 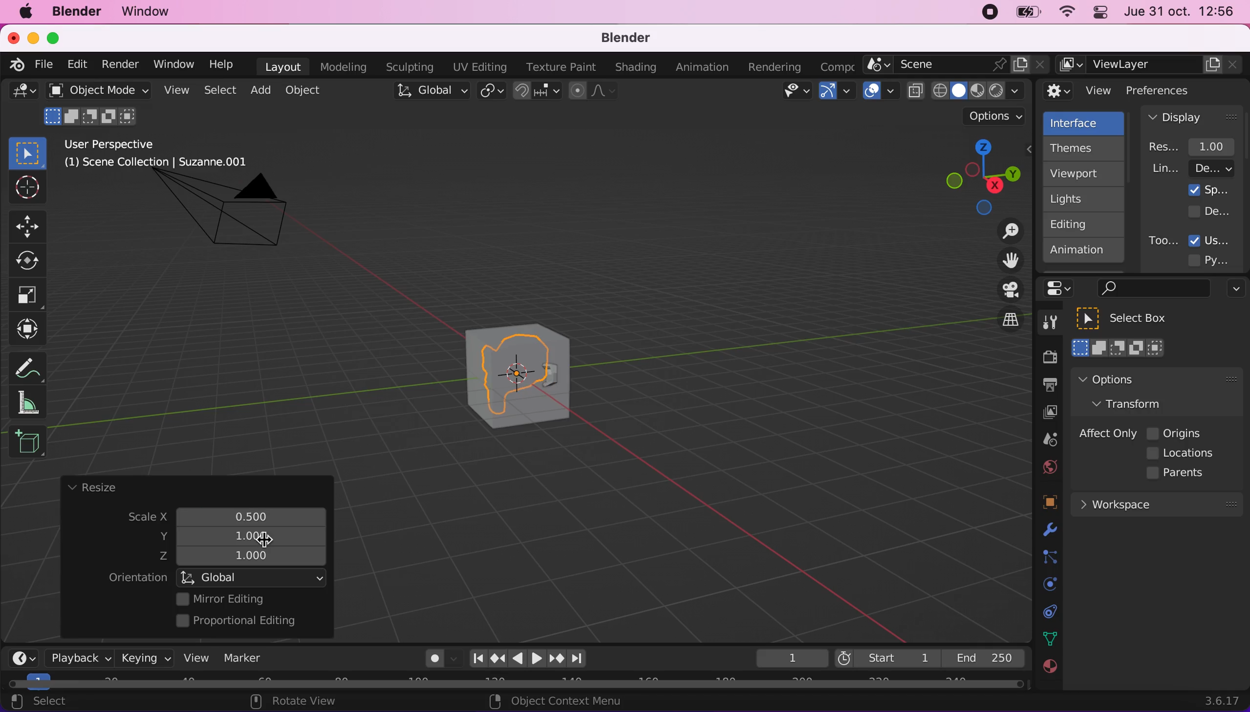 What do you see at coordinates (705, 67) in the screenshot?
I see `animation` at bounding box center [705, 67].